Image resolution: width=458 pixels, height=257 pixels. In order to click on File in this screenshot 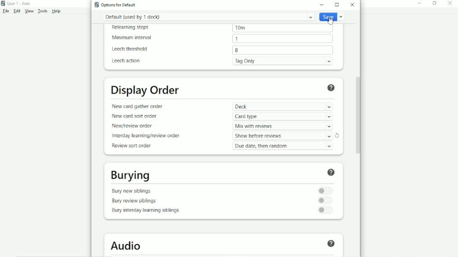, I will do `click(6, 11)`.